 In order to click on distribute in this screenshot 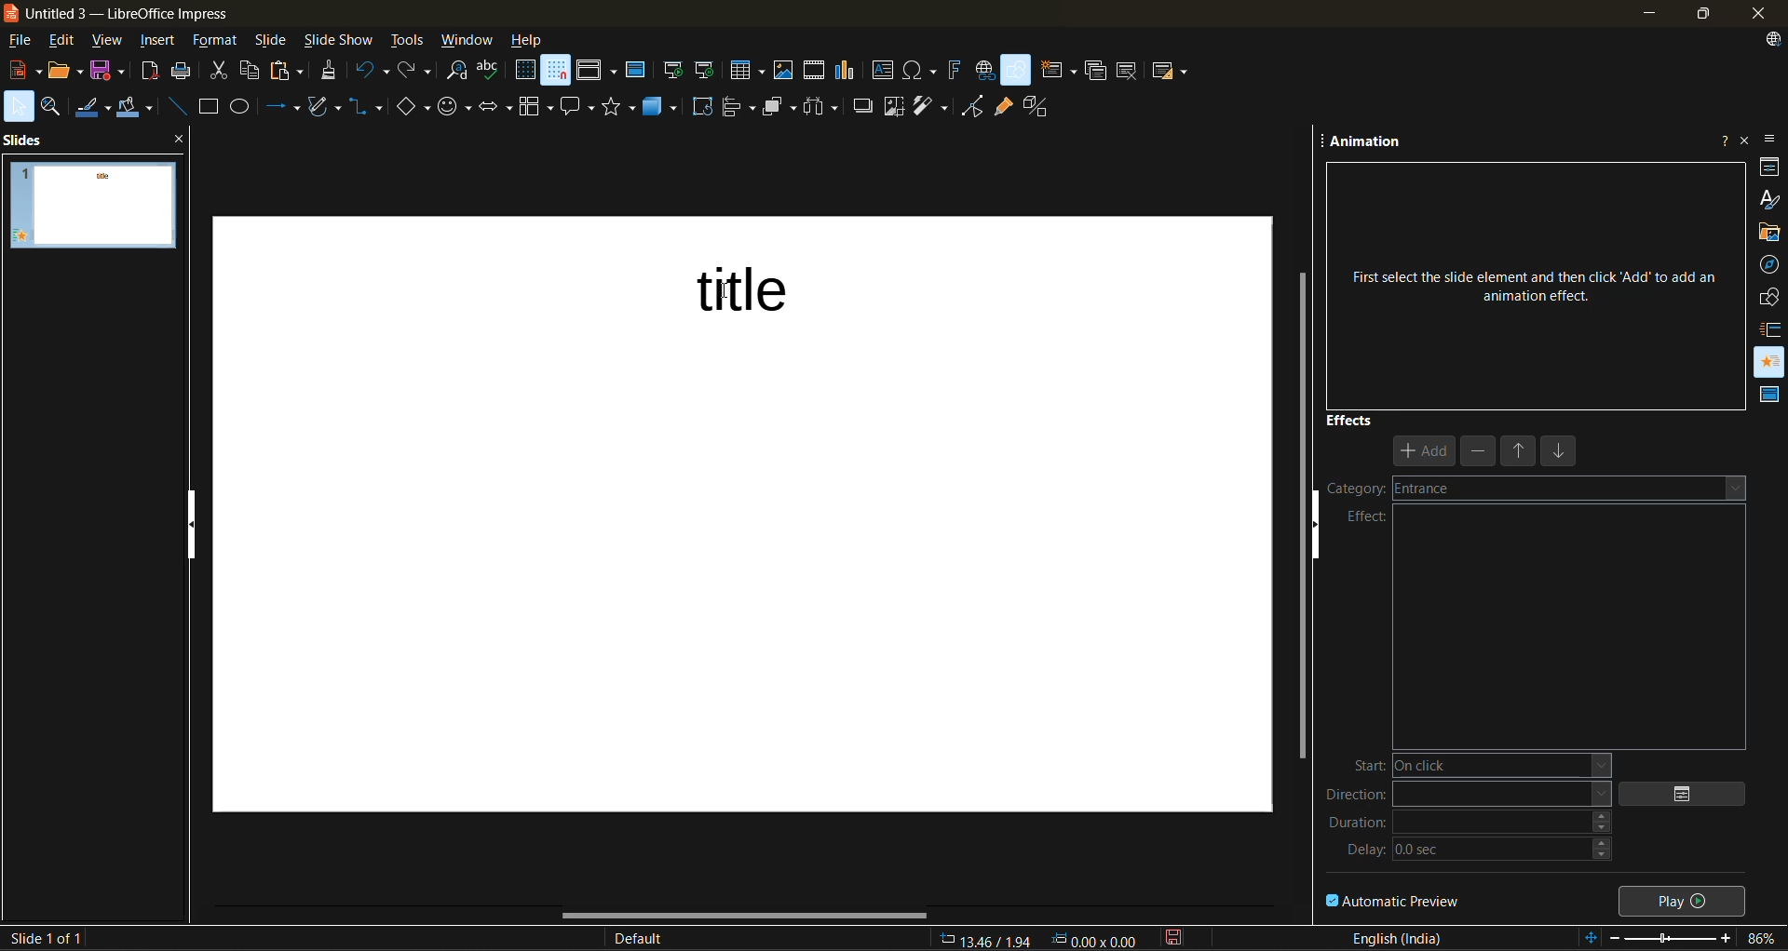, I will do `click(826, 107)`.